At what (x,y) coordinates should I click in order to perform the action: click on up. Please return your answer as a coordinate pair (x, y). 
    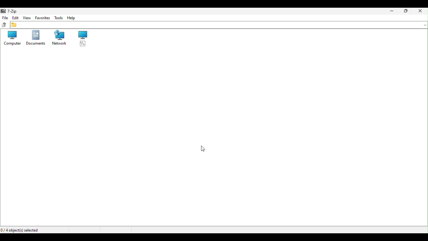
    Looking at the image, I should click on (4, 24).